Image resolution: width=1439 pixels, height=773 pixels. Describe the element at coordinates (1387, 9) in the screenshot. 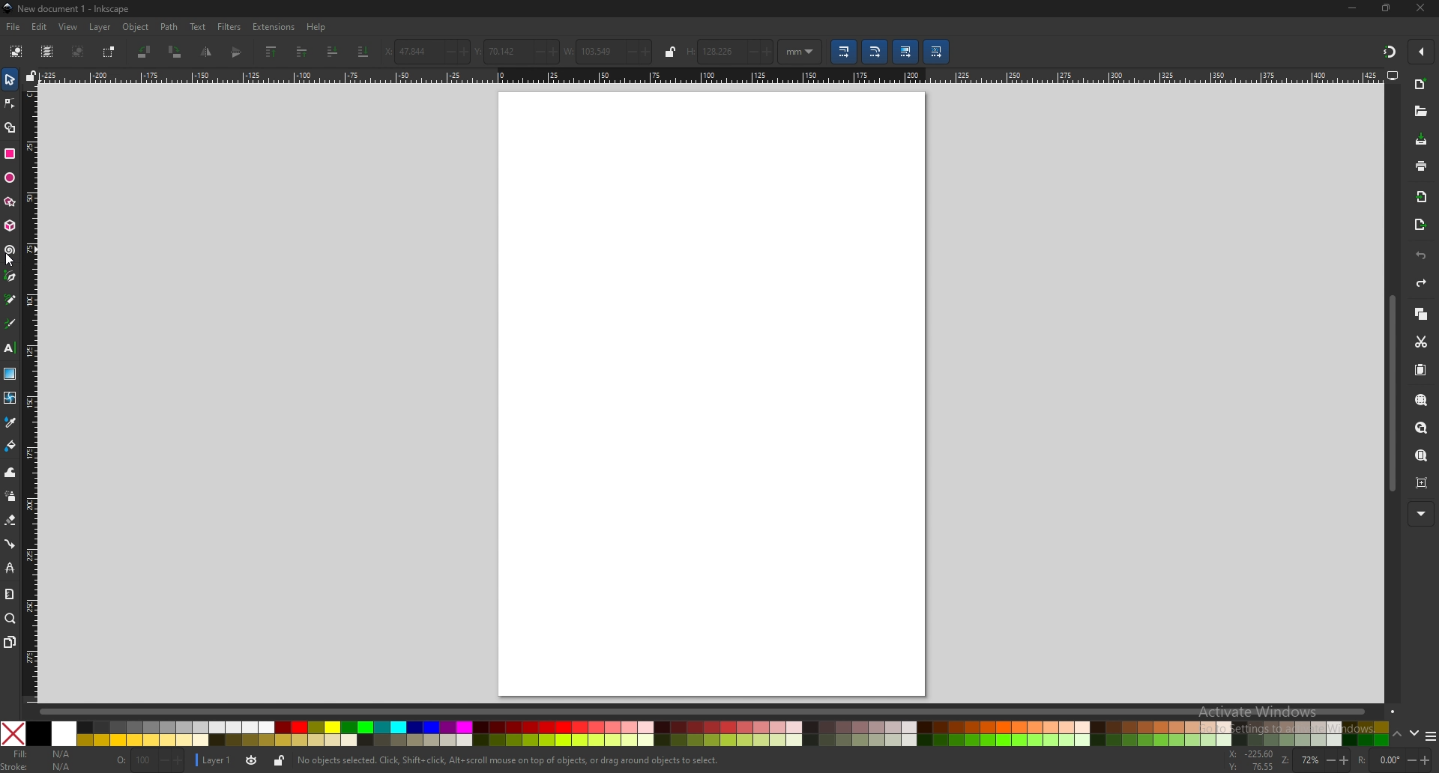

I see `resize` at that location.